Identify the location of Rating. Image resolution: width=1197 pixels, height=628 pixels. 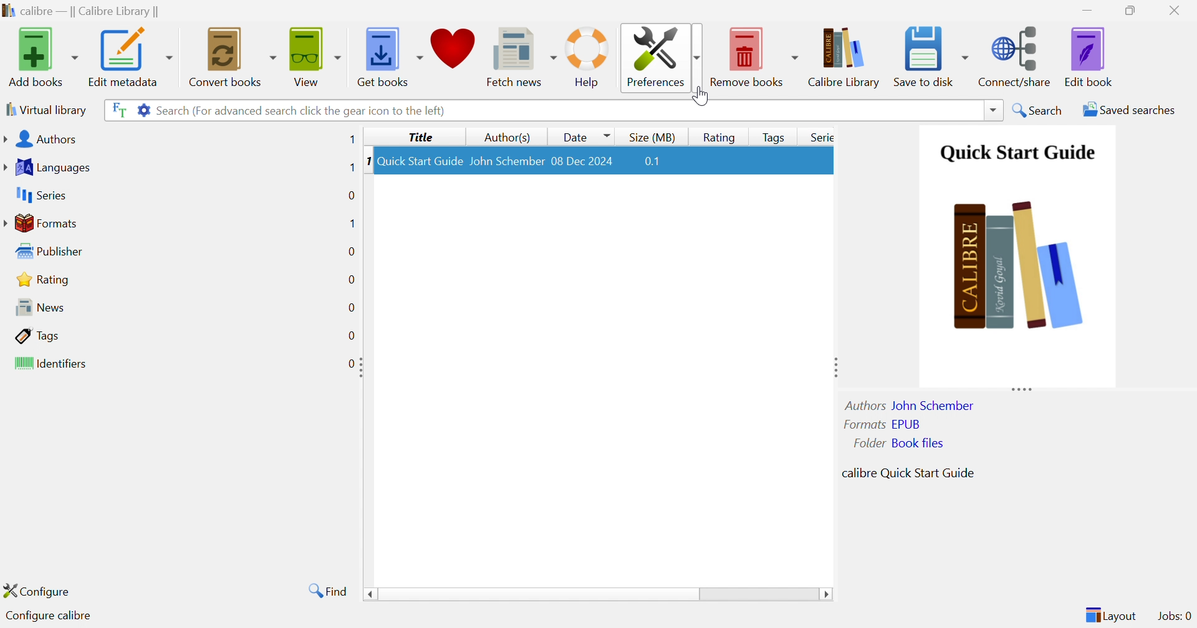
(45, 279).